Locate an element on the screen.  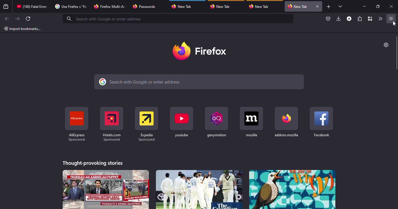
tab is located at coordinates (297, 6).